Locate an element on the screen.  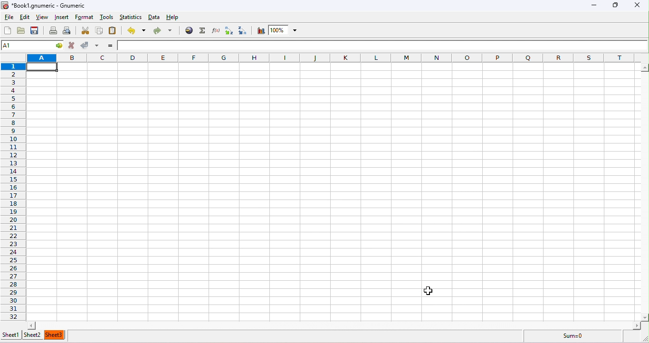
save is located at coordinates (36, 31).